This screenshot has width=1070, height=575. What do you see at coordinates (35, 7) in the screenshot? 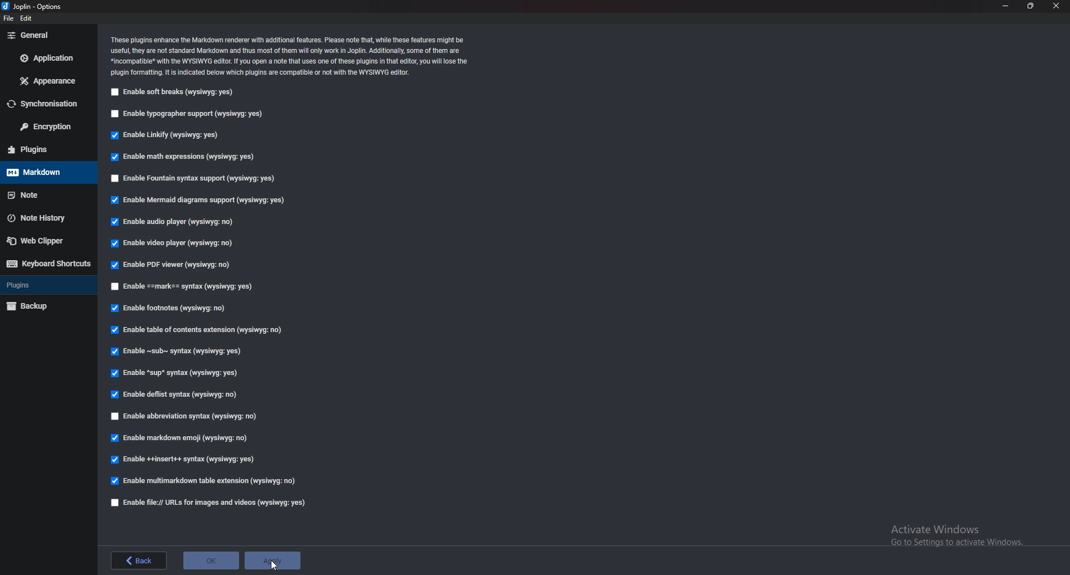
I see `joplin` at bounding box center [35, 7].